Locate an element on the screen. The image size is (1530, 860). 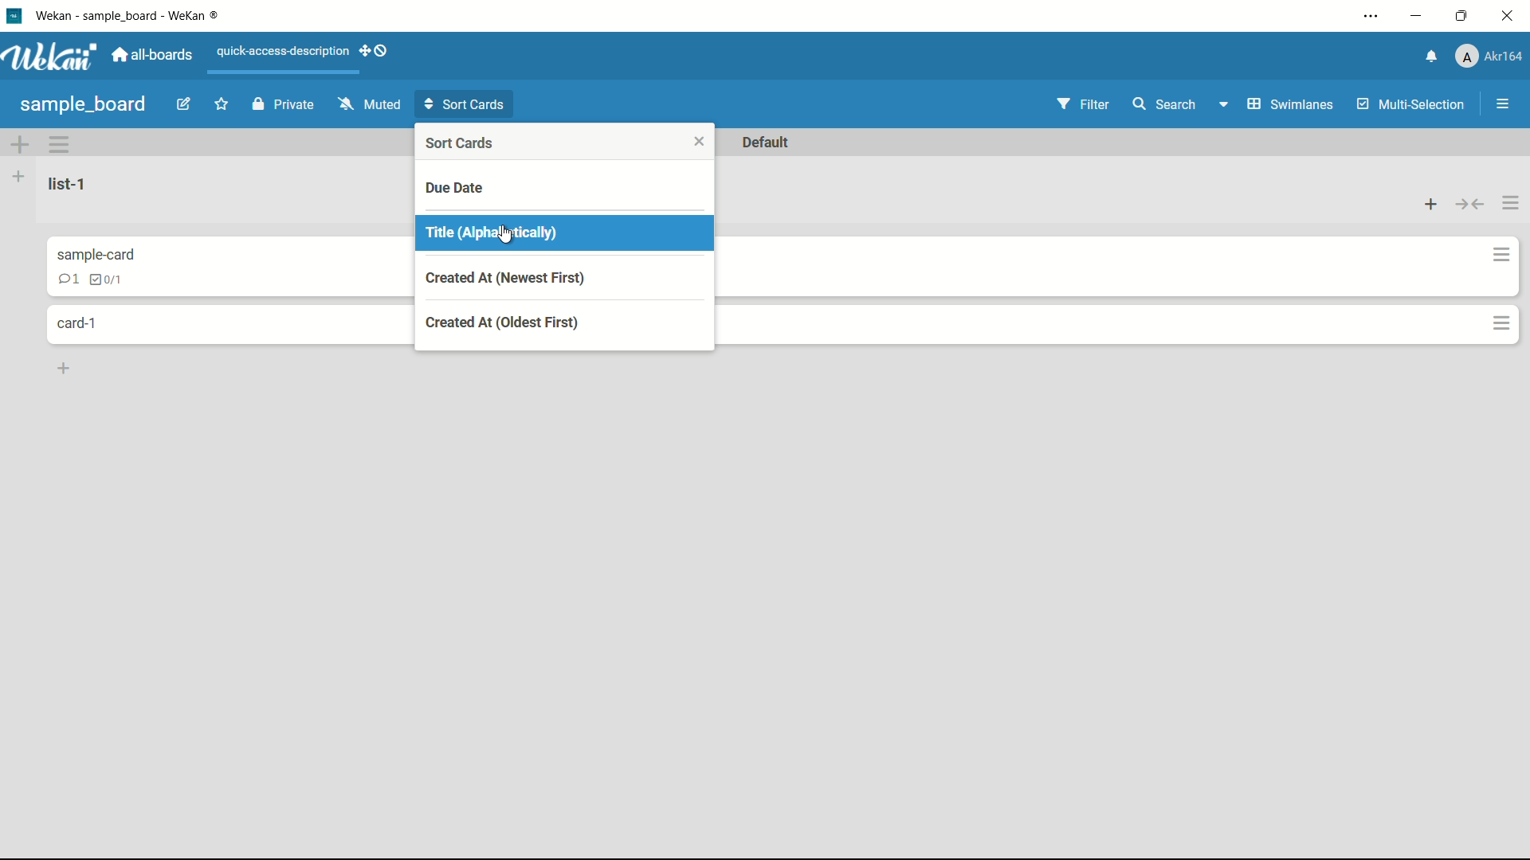
close is located at coordinates (699, 143).